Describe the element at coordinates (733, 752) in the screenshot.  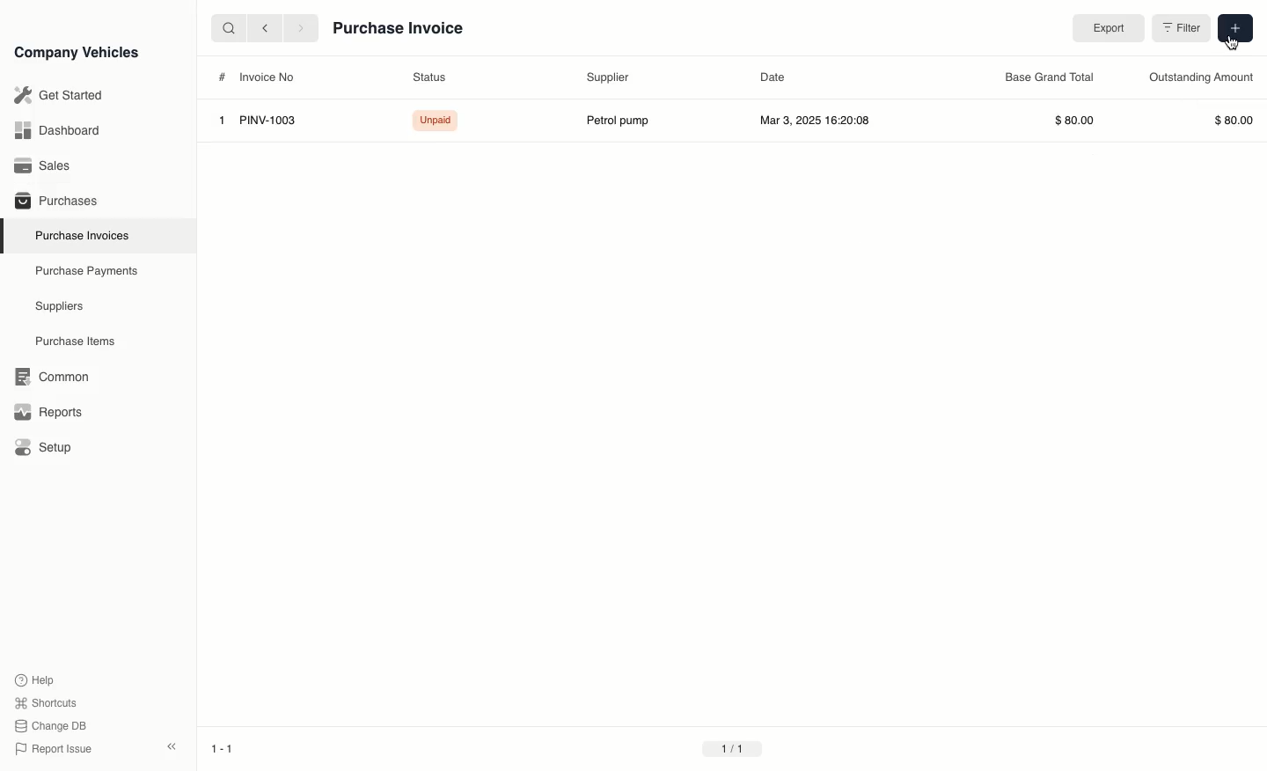
I see `1/1` at that location.